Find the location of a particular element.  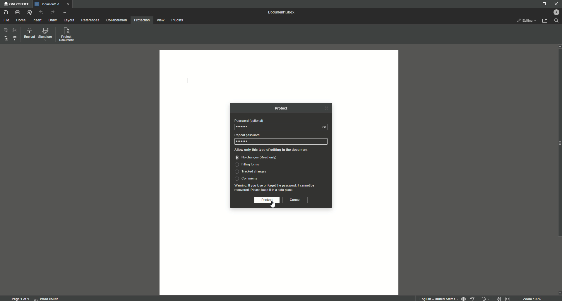

Document 1 is located at coordinates (282, 12).